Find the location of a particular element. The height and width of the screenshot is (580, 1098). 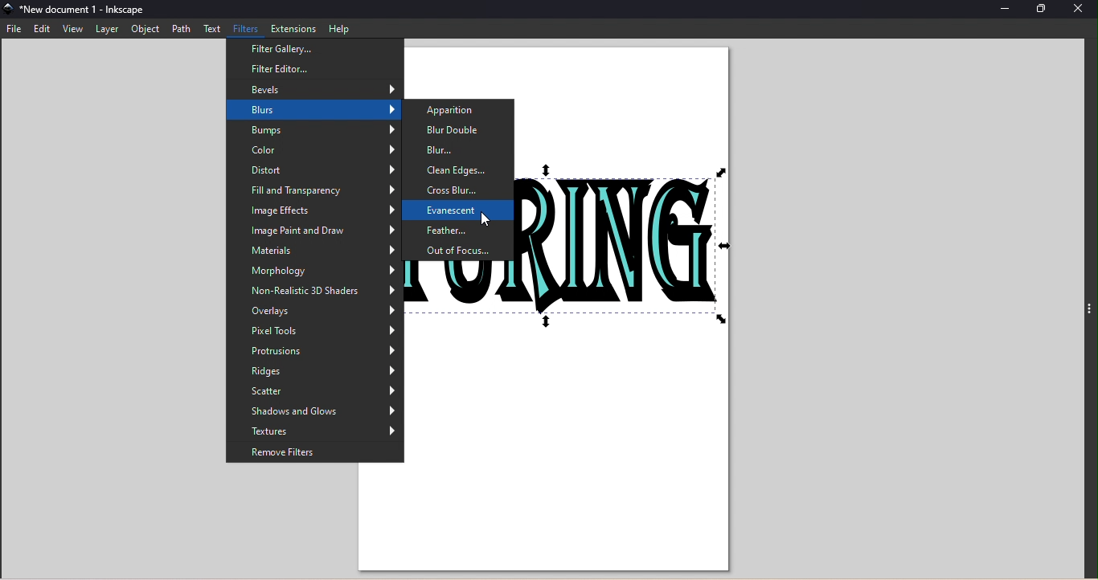

Maximize is located at coordinates (1046, 10).